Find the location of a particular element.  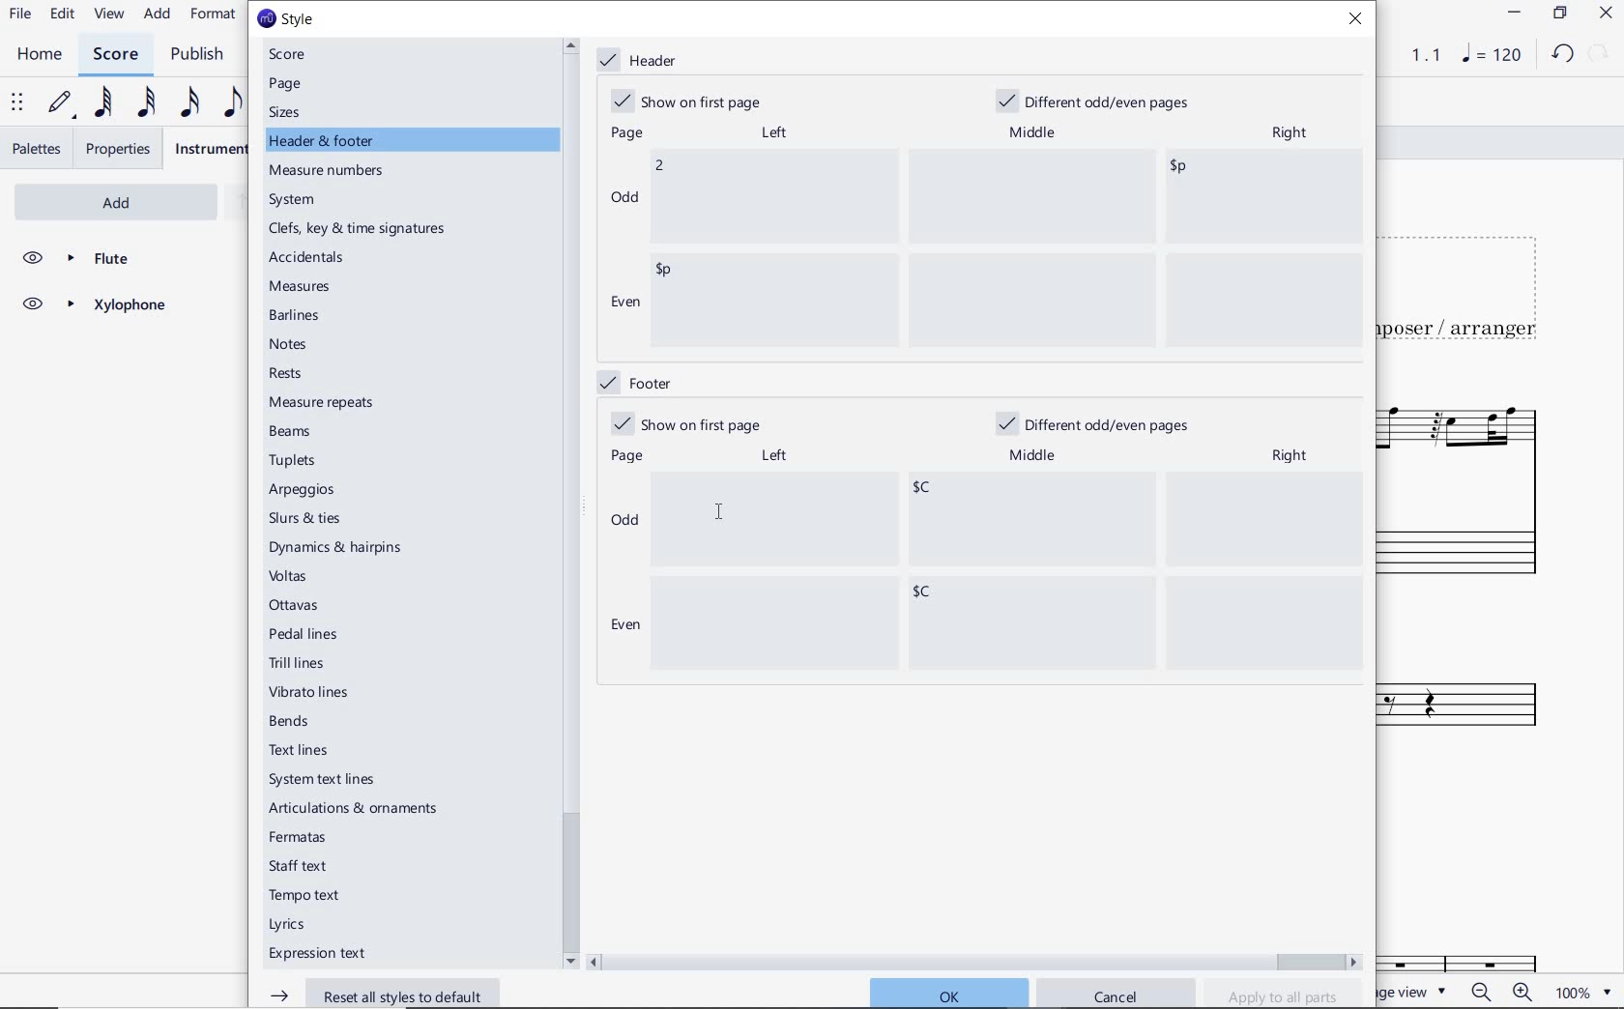

arpeggios is located at coordinates (303, 491).